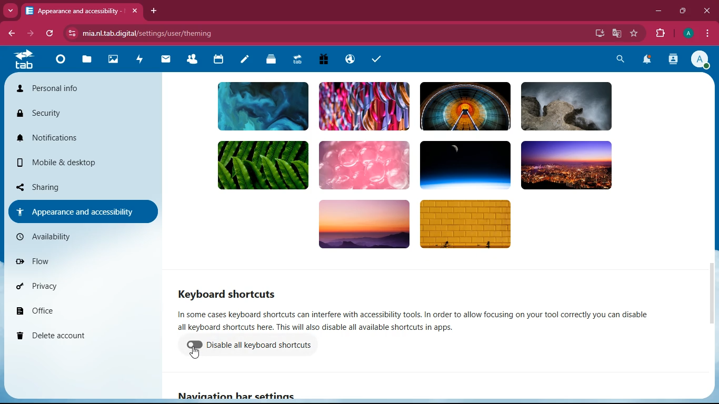 The width and height of the screenshot is (719, 404). What do you see at coordinates (698, 59) in the screenshot?
I see `profile` at bounding box center [698, 59].